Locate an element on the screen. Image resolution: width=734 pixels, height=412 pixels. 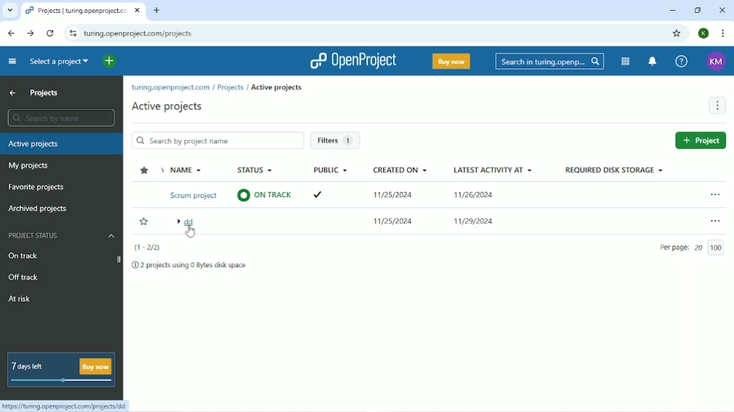
Favorite projects is located at coordinates (38, 187).